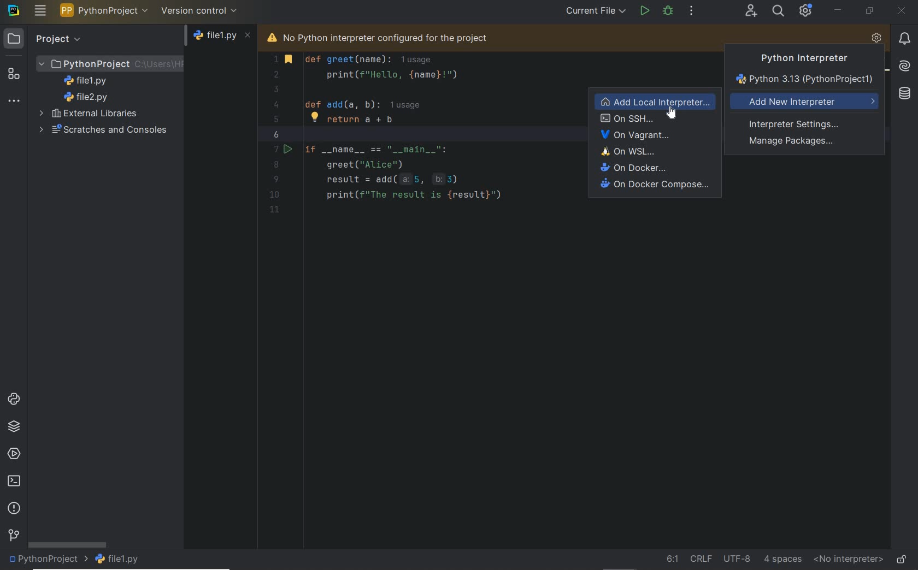 The width and height of the screenshot is (918, 570). I want to click on On Vagrant, so click(655, 135).